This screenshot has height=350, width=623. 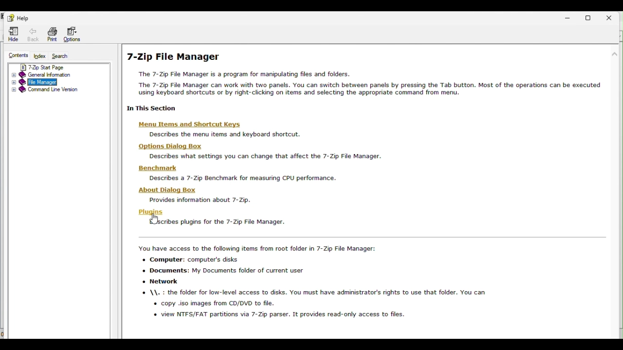 What do you see at coordinates (55, 82) in the screenshot?
I see `File manager` at bounding box center [55, 82].